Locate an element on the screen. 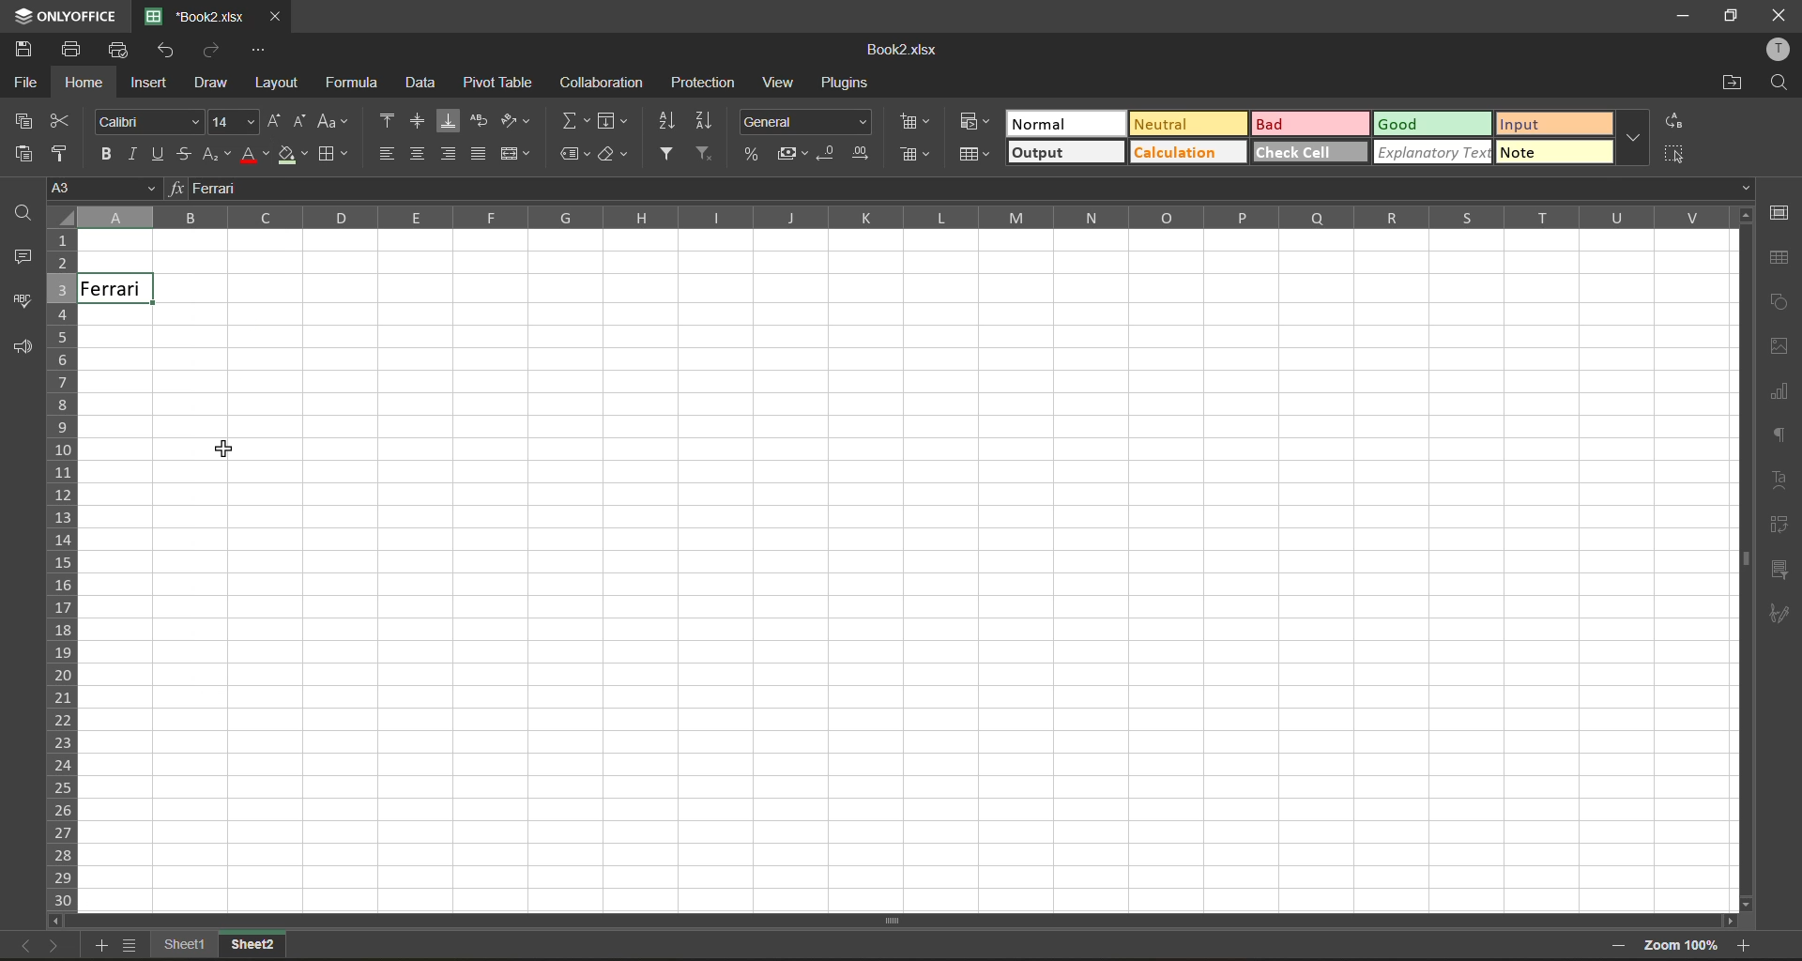  data is located at coordinates (422, 82).